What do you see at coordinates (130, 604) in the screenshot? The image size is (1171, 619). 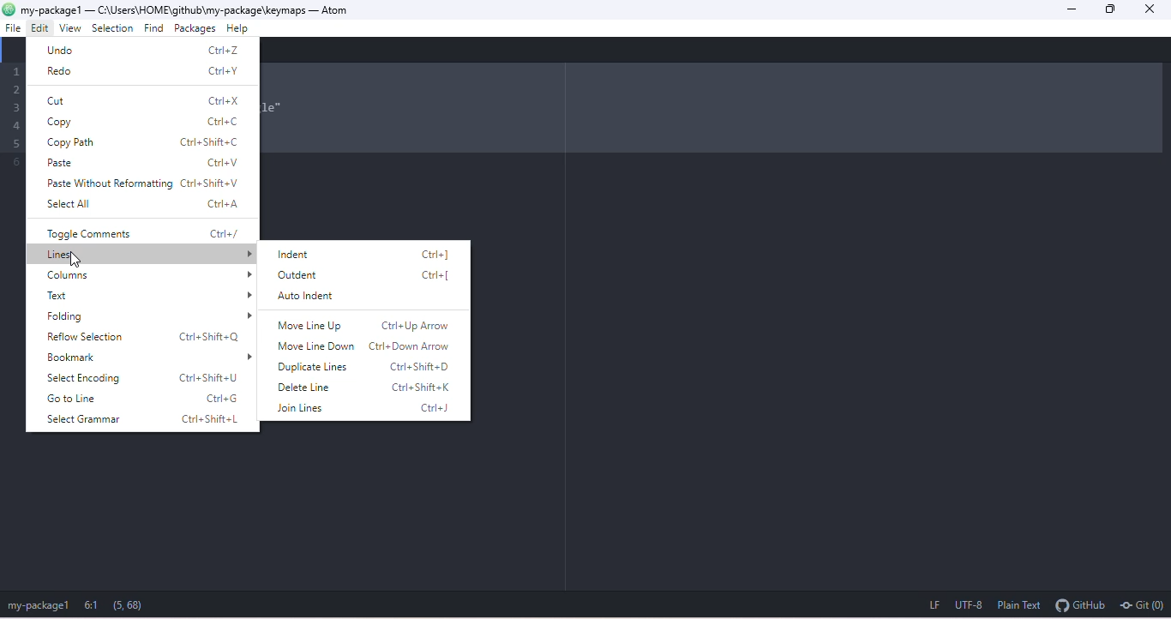 I see `(5, 68)` at bounding box center [130, 604].